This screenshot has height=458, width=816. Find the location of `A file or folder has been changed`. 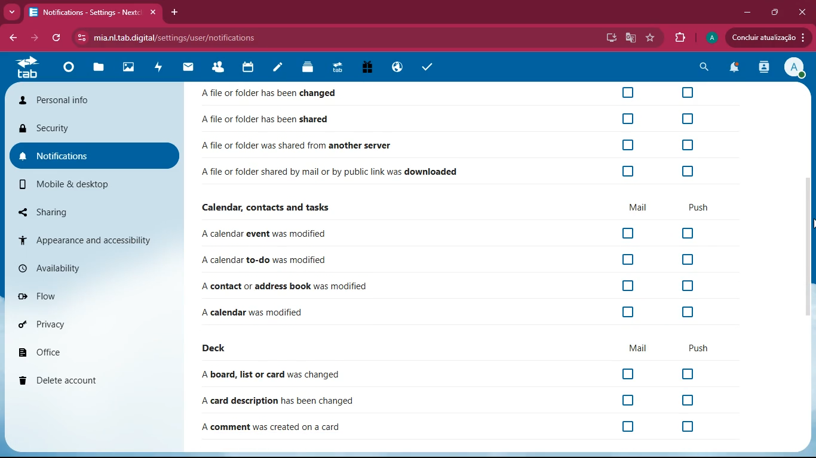

A file or folder has been changed is located at coordinates (274, 92).